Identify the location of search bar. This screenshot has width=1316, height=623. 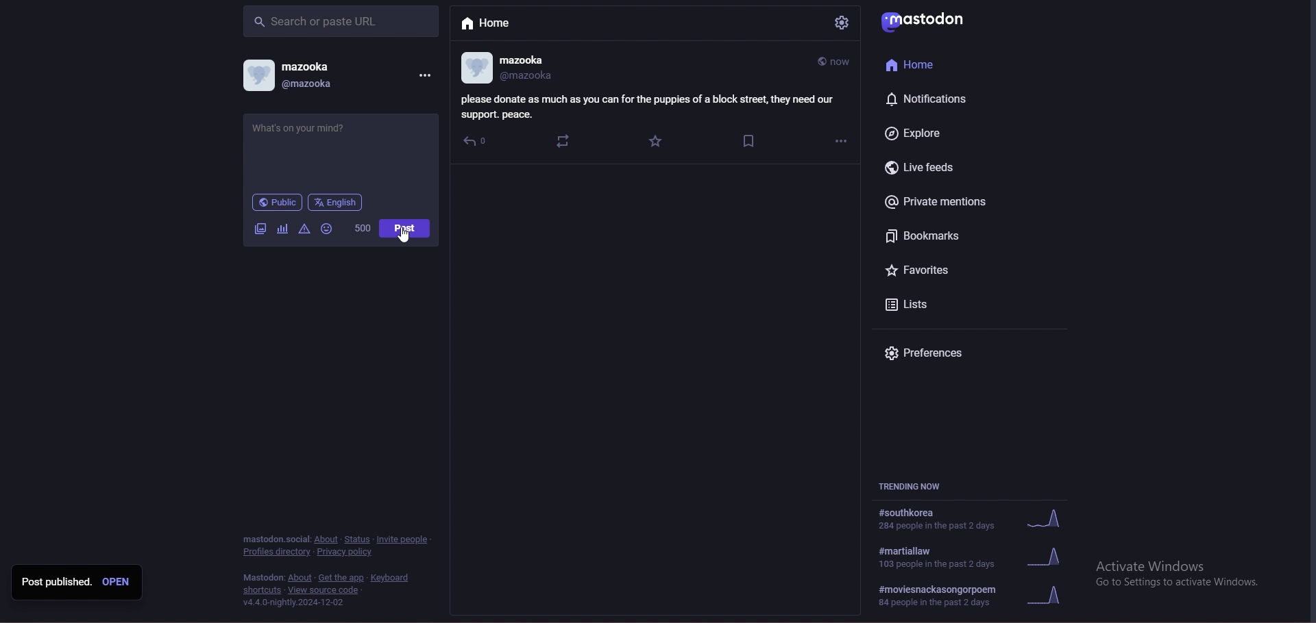
(343, 21).